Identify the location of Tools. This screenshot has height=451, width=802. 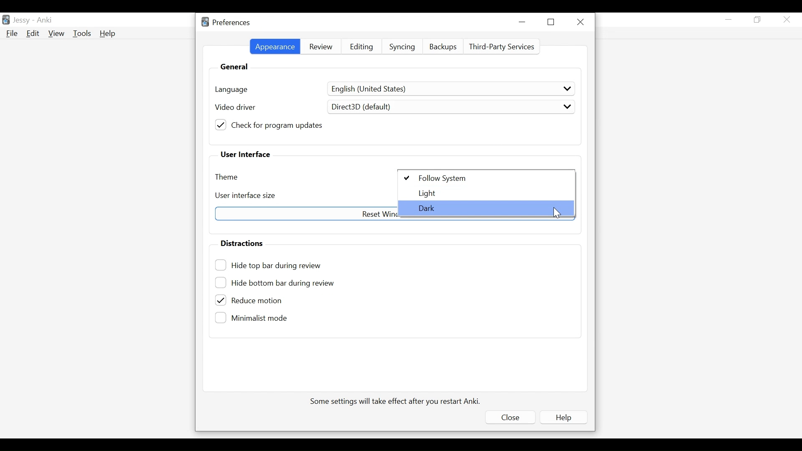
(82, 33).